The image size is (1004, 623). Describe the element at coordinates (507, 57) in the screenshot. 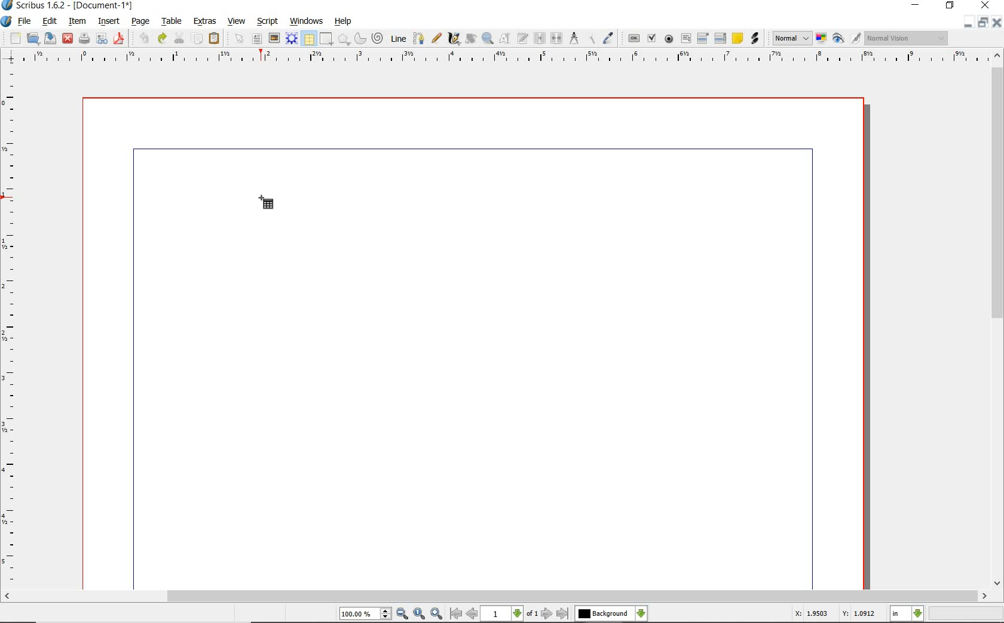

I see `ruler` at that location.